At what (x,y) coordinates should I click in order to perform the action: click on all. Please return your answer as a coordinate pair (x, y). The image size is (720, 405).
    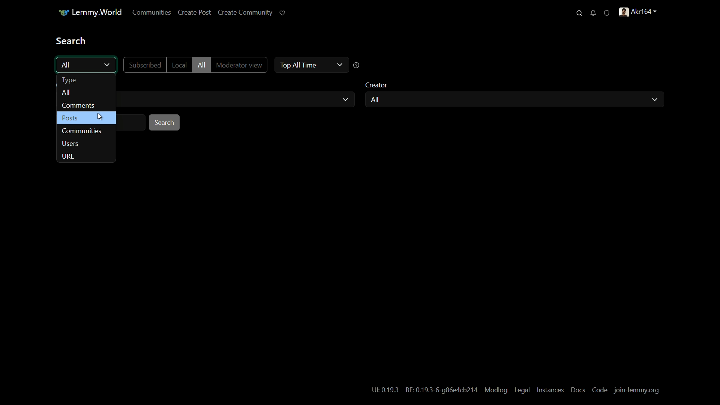
    Looking at the image, I should click on (374, 100).